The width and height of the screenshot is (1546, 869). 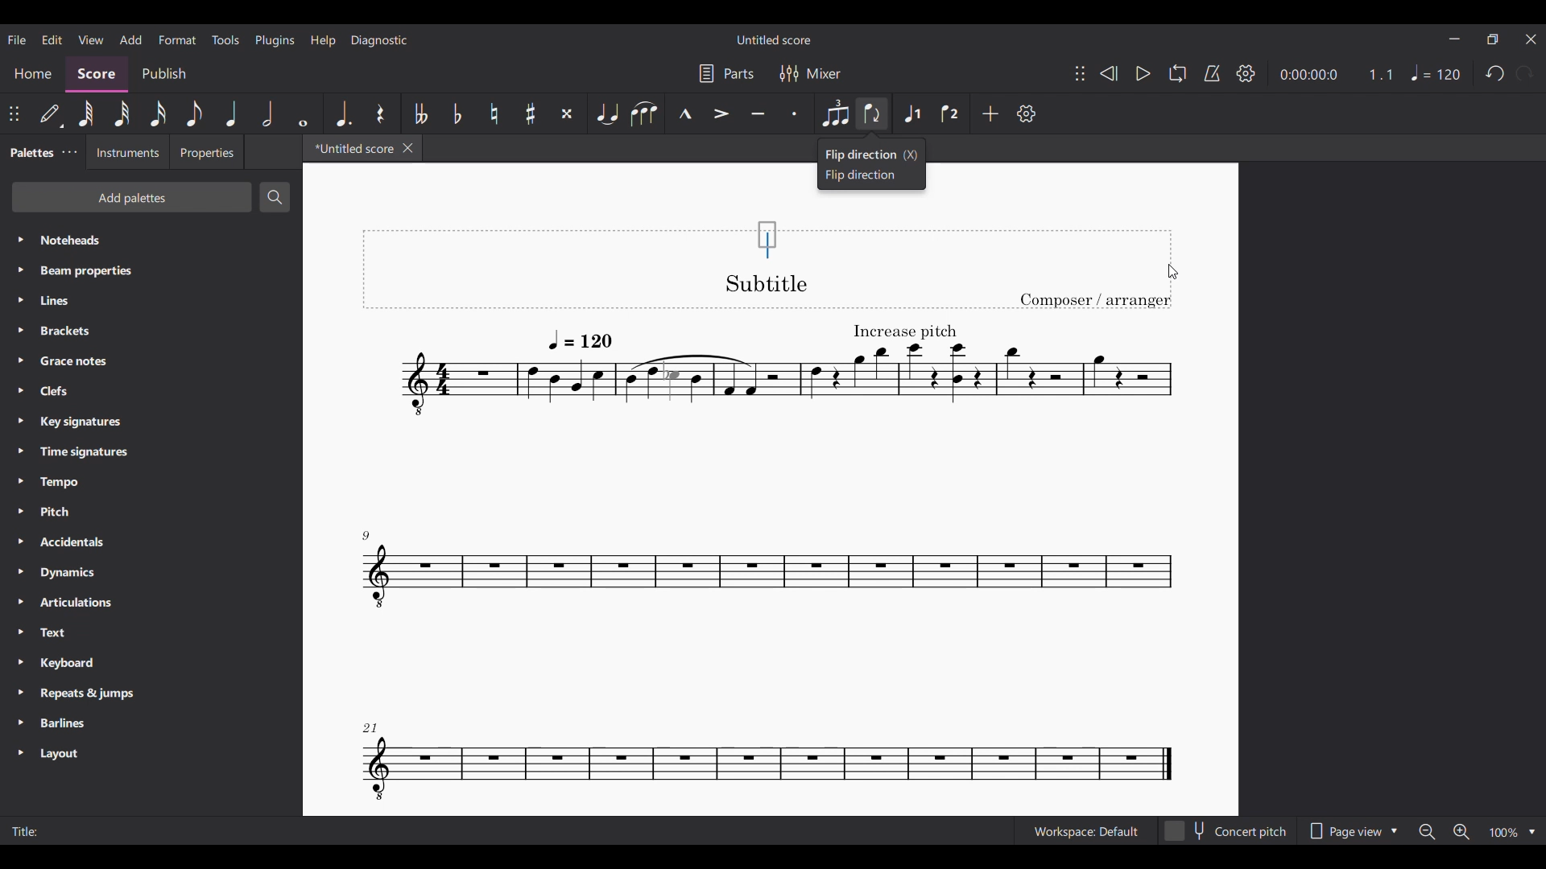 What do you see at coordinates (1027, 113) in the screenshot?
I see `Settings` at bounding box center [1027, 113].